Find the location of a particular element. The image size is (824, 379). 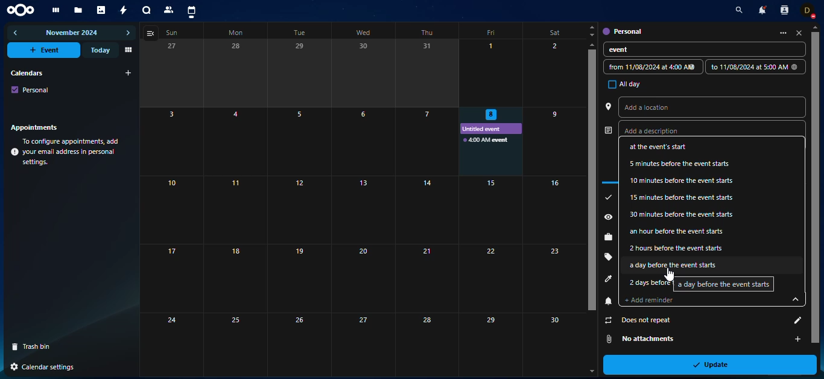

previous is located at coordinates (16, 33).